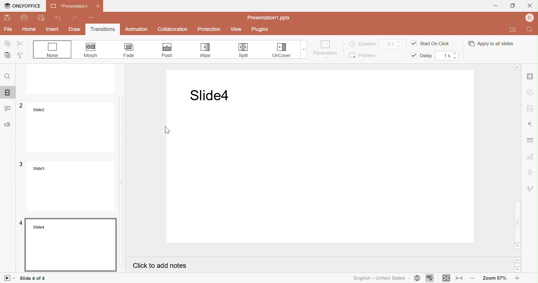  Describe the element at coordinates (8, 43) in the screenshot. I see `Copy` at that location.